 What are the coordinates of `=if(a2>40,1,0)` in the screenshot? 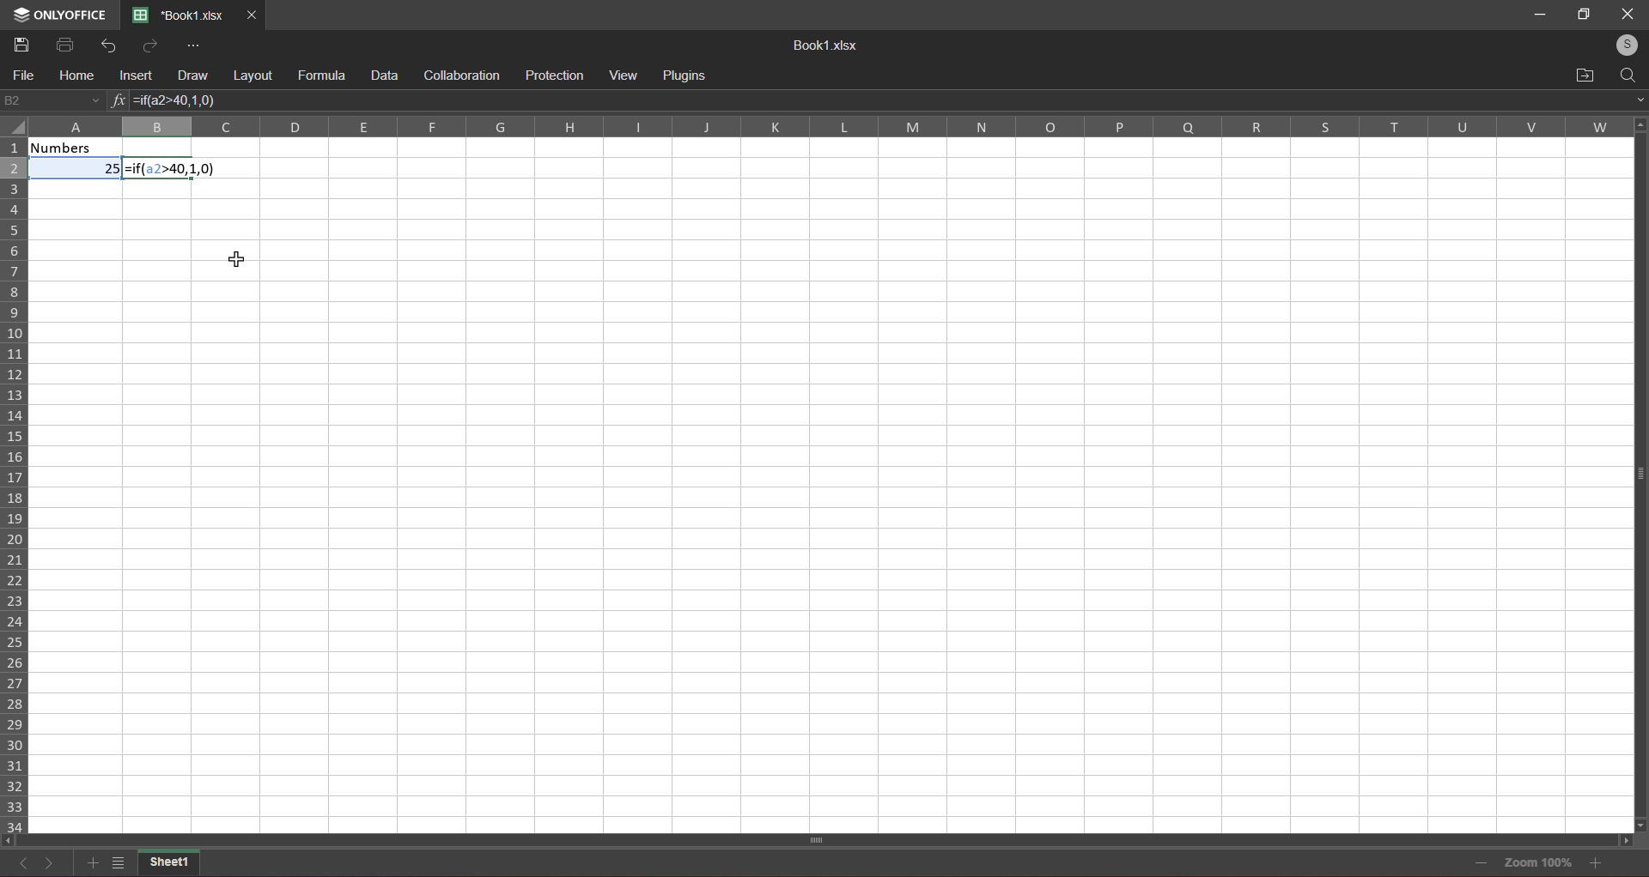 It's located at (174, 169).